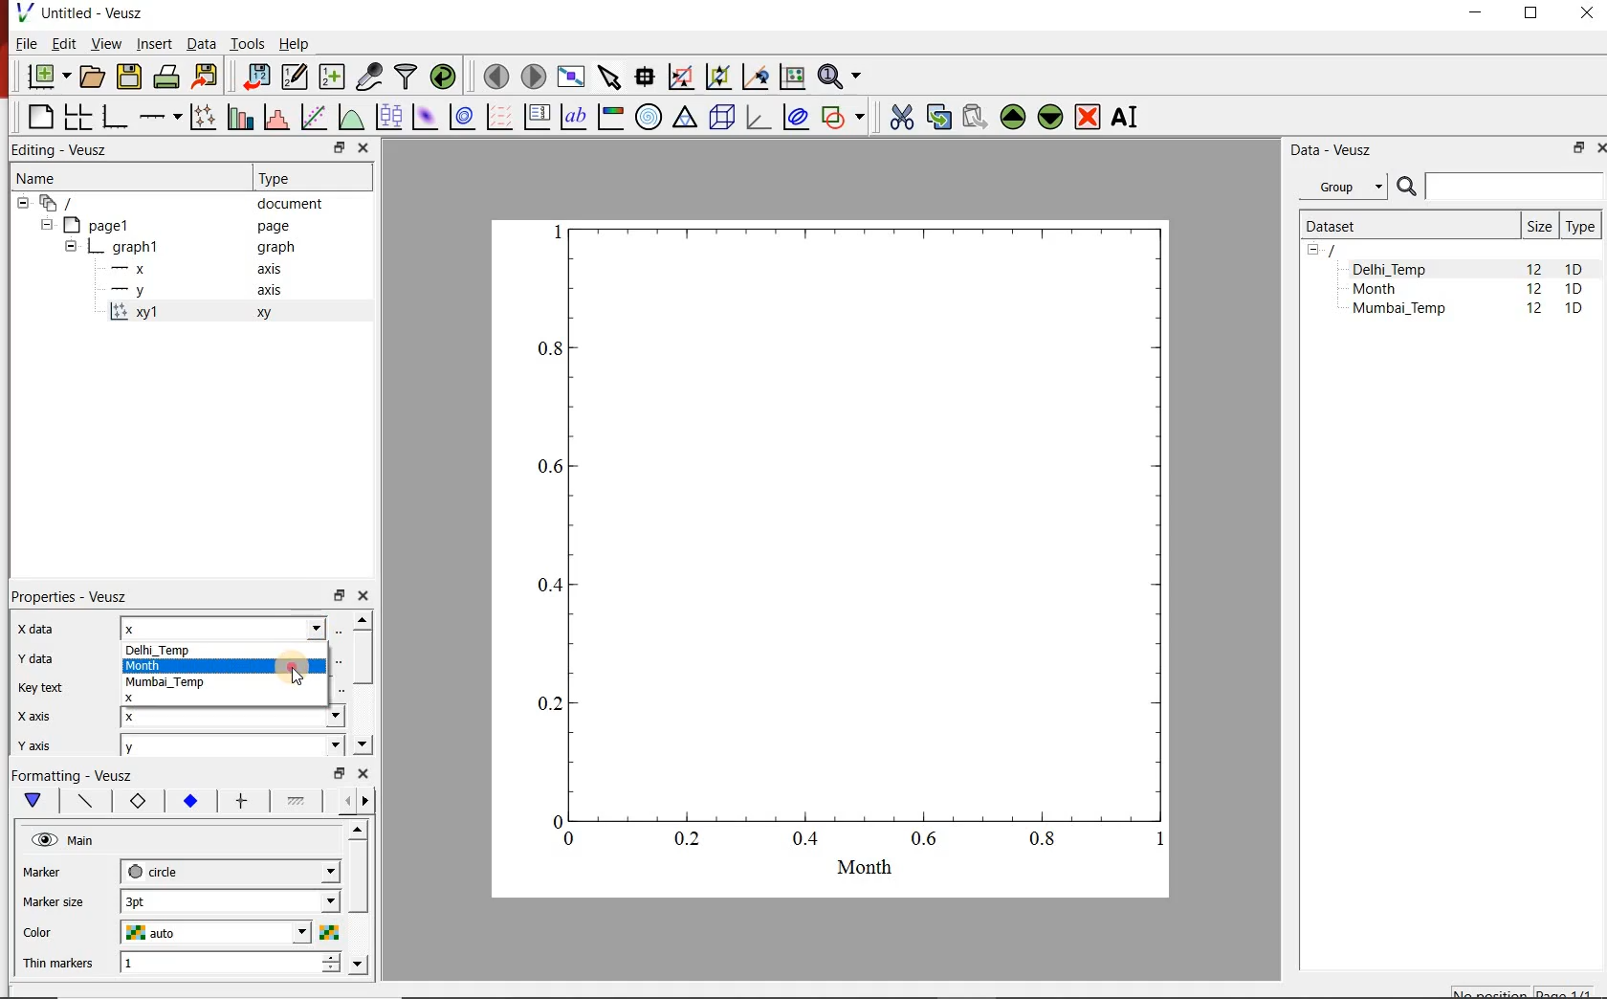 This screenshot has height=999, width=1607. What do you see at coordinates (842, 77) in the screenshot?
I see `zoom functions menu` at bounding box center [842, 77].